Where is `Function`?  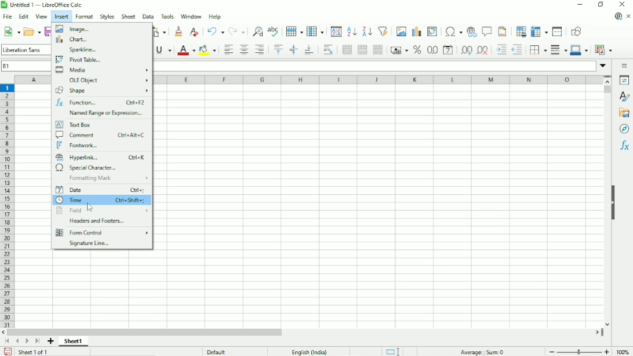 Function is located at coordinates (101, 102).